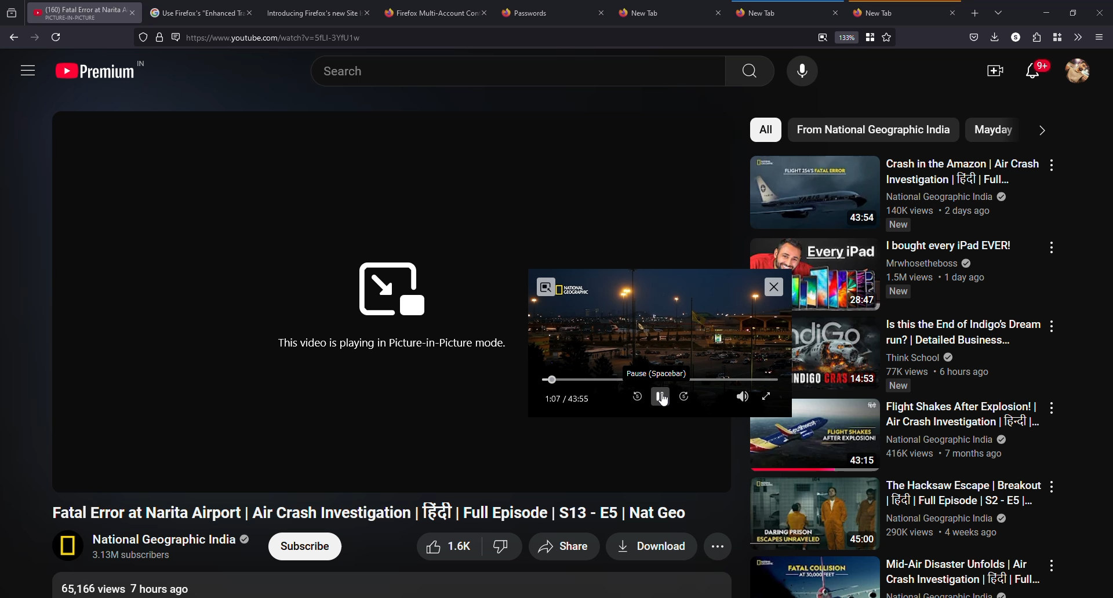 The height and width of the screenshot is (598, 1113). Describe the element at coordinates (962, 429) in the screenshot. I see `video text description` at that location.